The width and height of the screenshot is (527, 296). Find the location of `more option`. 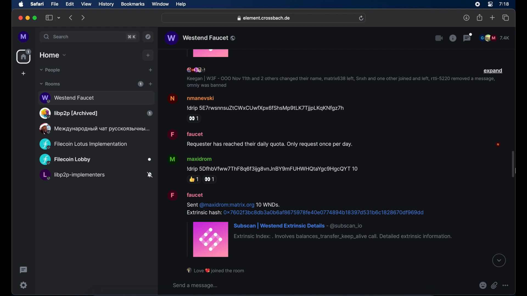

more option is located at coordinates (506, 285).